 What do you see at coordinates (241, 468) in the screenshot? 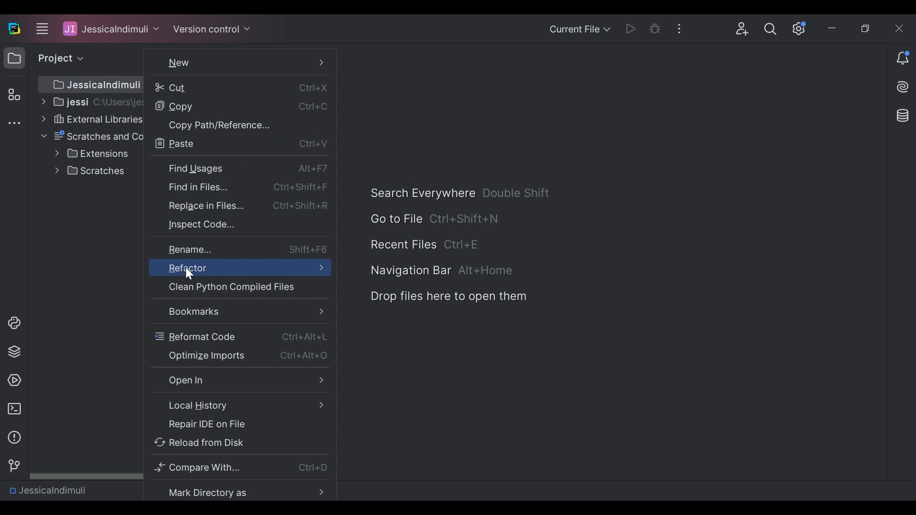
I see `Compare With` at bounding box center [241, 468].